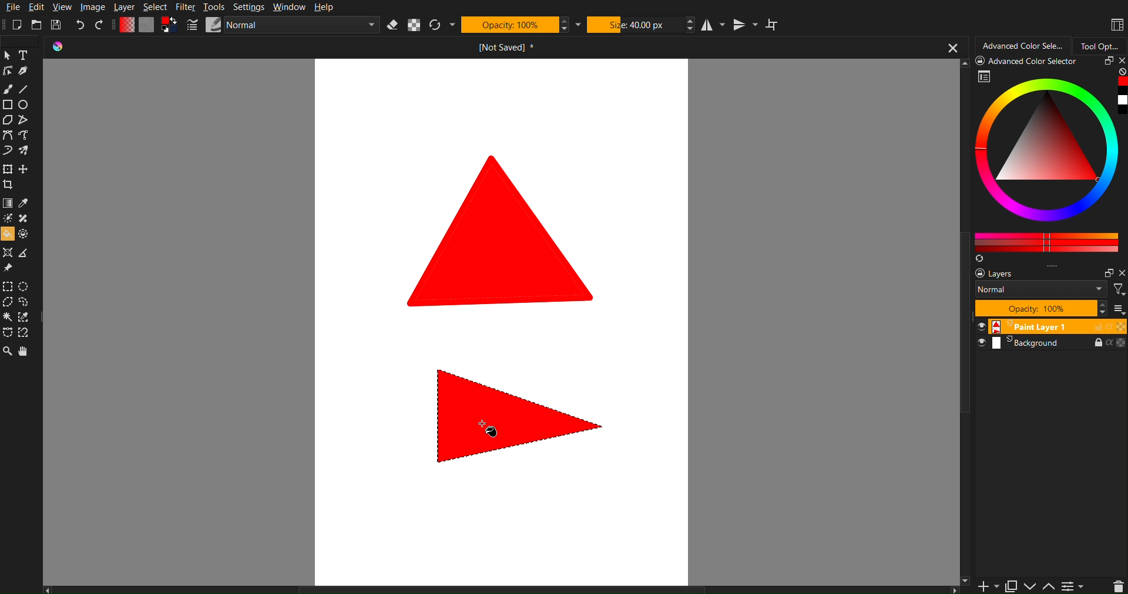 This screenshot has height=594, width=1128. What do you see at coordinates (7, 105) in the screenshot?
I see `Square` at bounding box center [7, 105].